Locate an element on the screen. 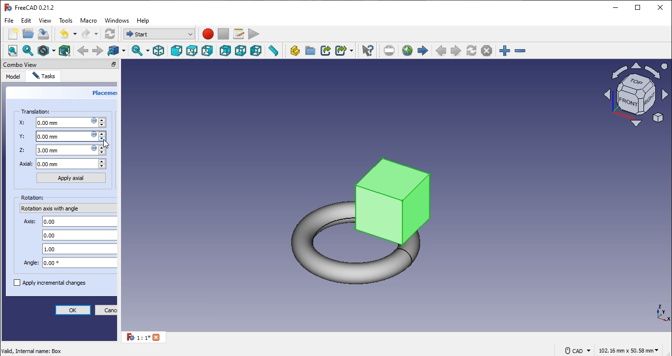  workbench is located at coordinates (110, 33).